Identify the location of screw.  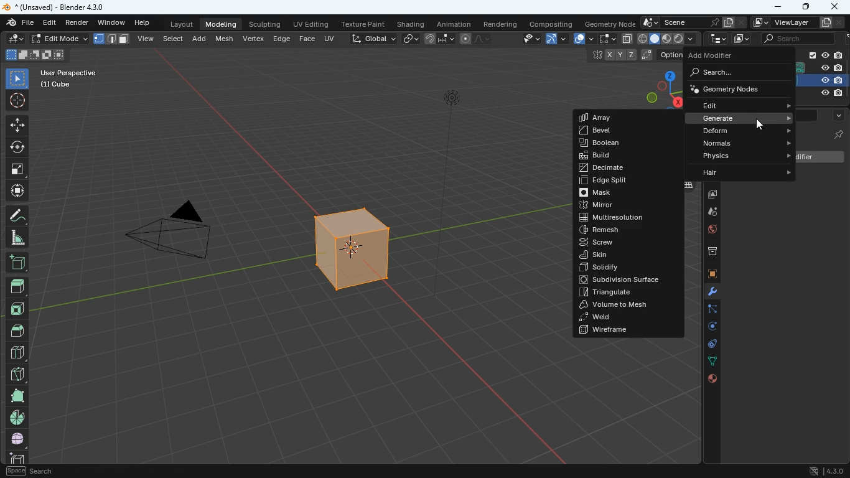
(622, 243).